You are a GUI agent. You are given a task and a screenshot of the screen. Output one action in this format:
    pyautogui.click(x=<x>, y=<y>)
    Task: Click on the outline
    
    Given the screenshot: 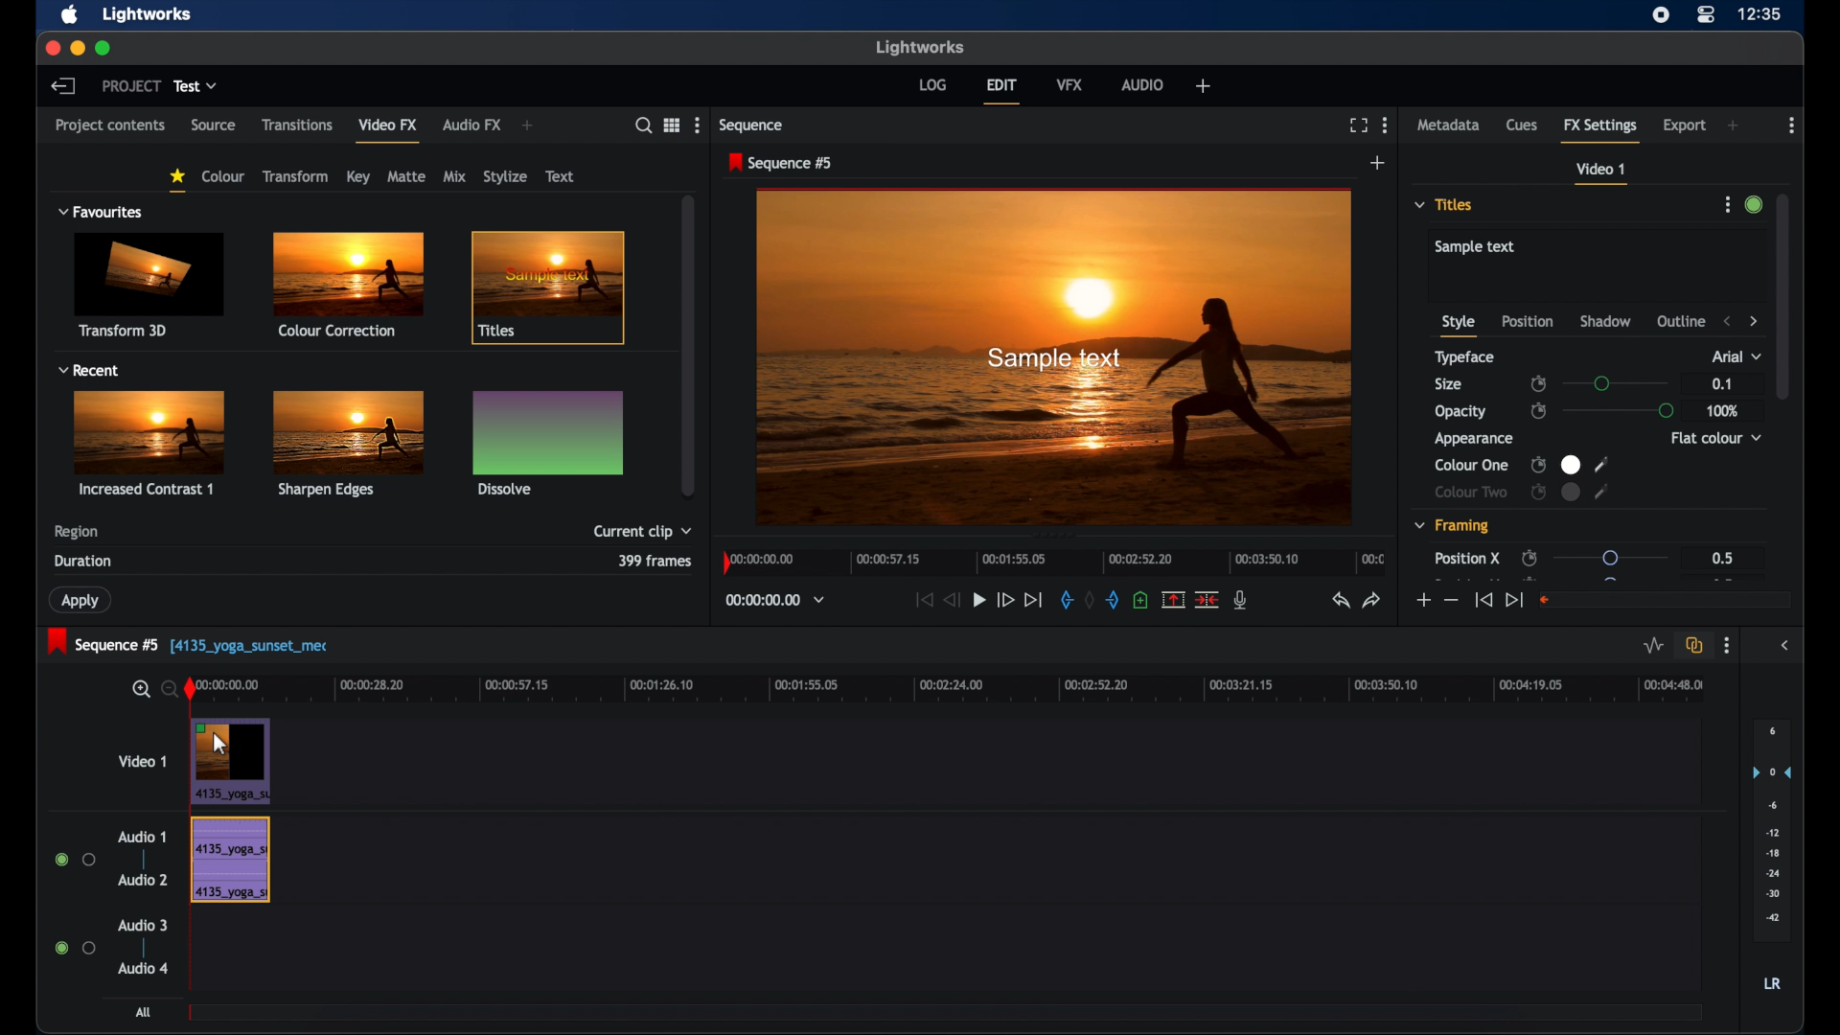 What is the action you would take?
    pyautogui.click(x=1681, y=322)
    